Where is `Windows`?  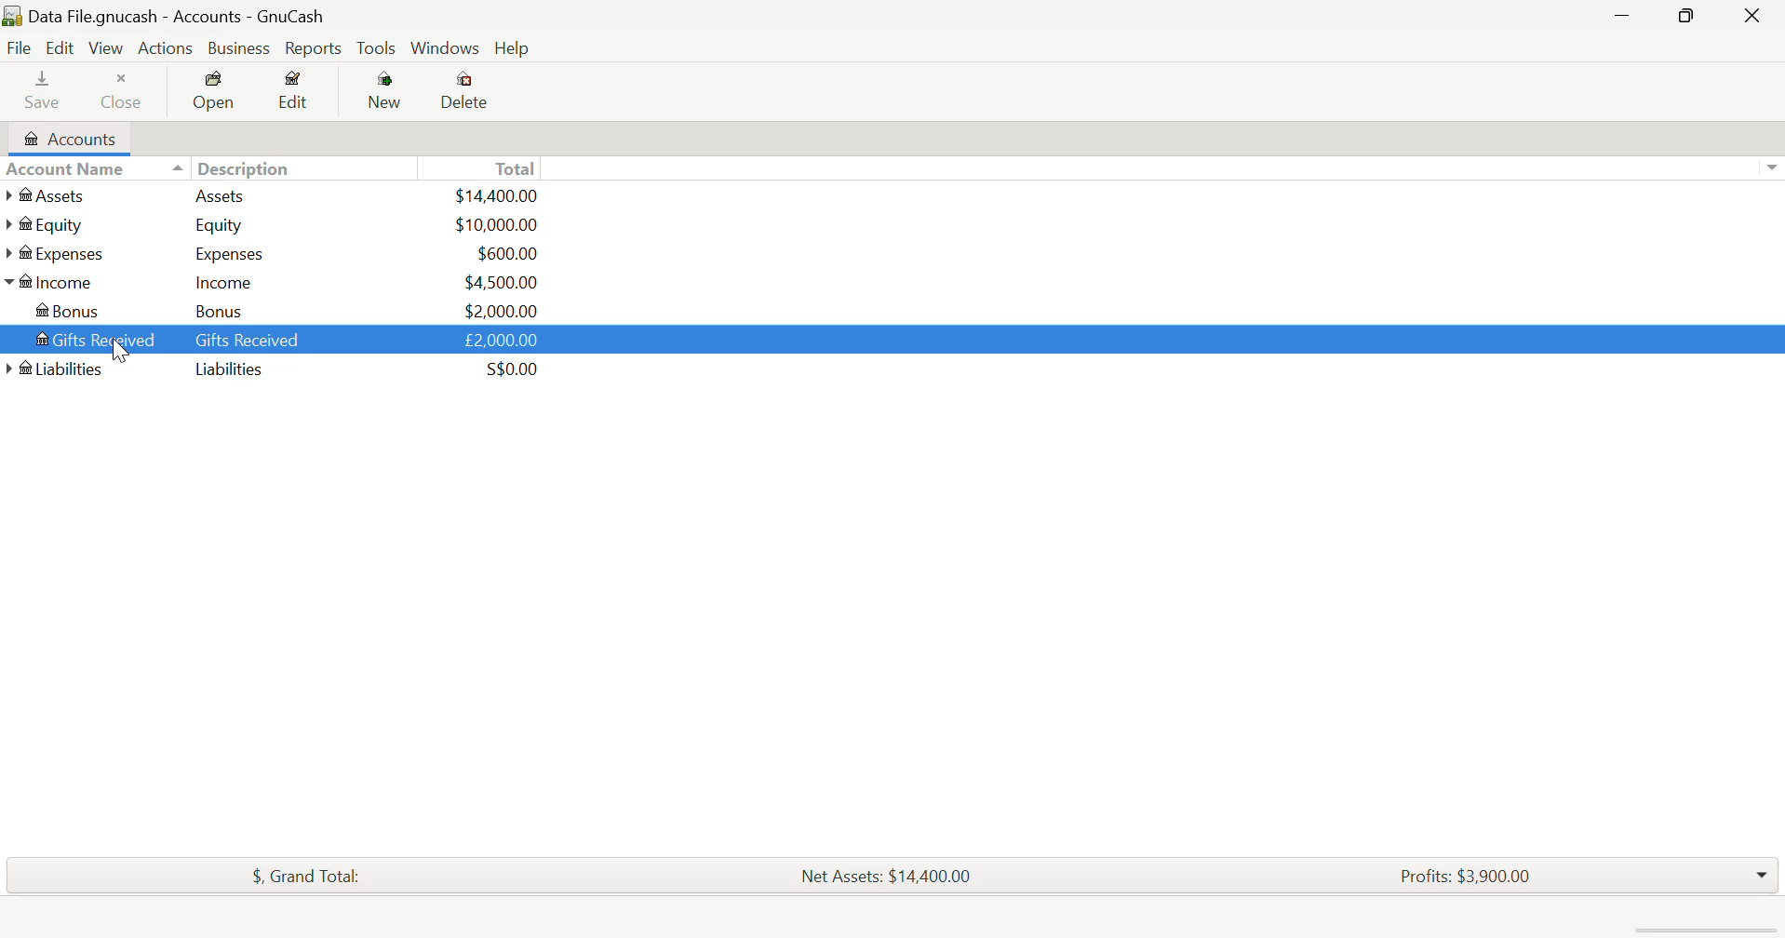
Windows is located at coordinates (445, 48).